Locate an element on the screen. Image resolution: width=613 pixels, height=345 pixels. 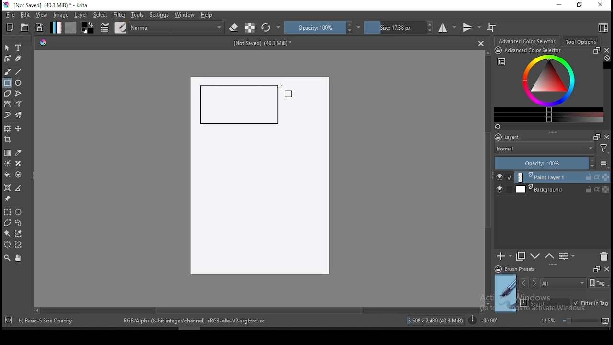
restore is located at coordinates (581, 5).